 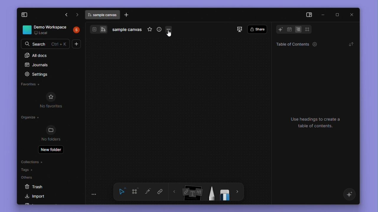 What do you see at coordinates (257, 29) in the screenshot?
I see `share` at bounding box center [257, 29].